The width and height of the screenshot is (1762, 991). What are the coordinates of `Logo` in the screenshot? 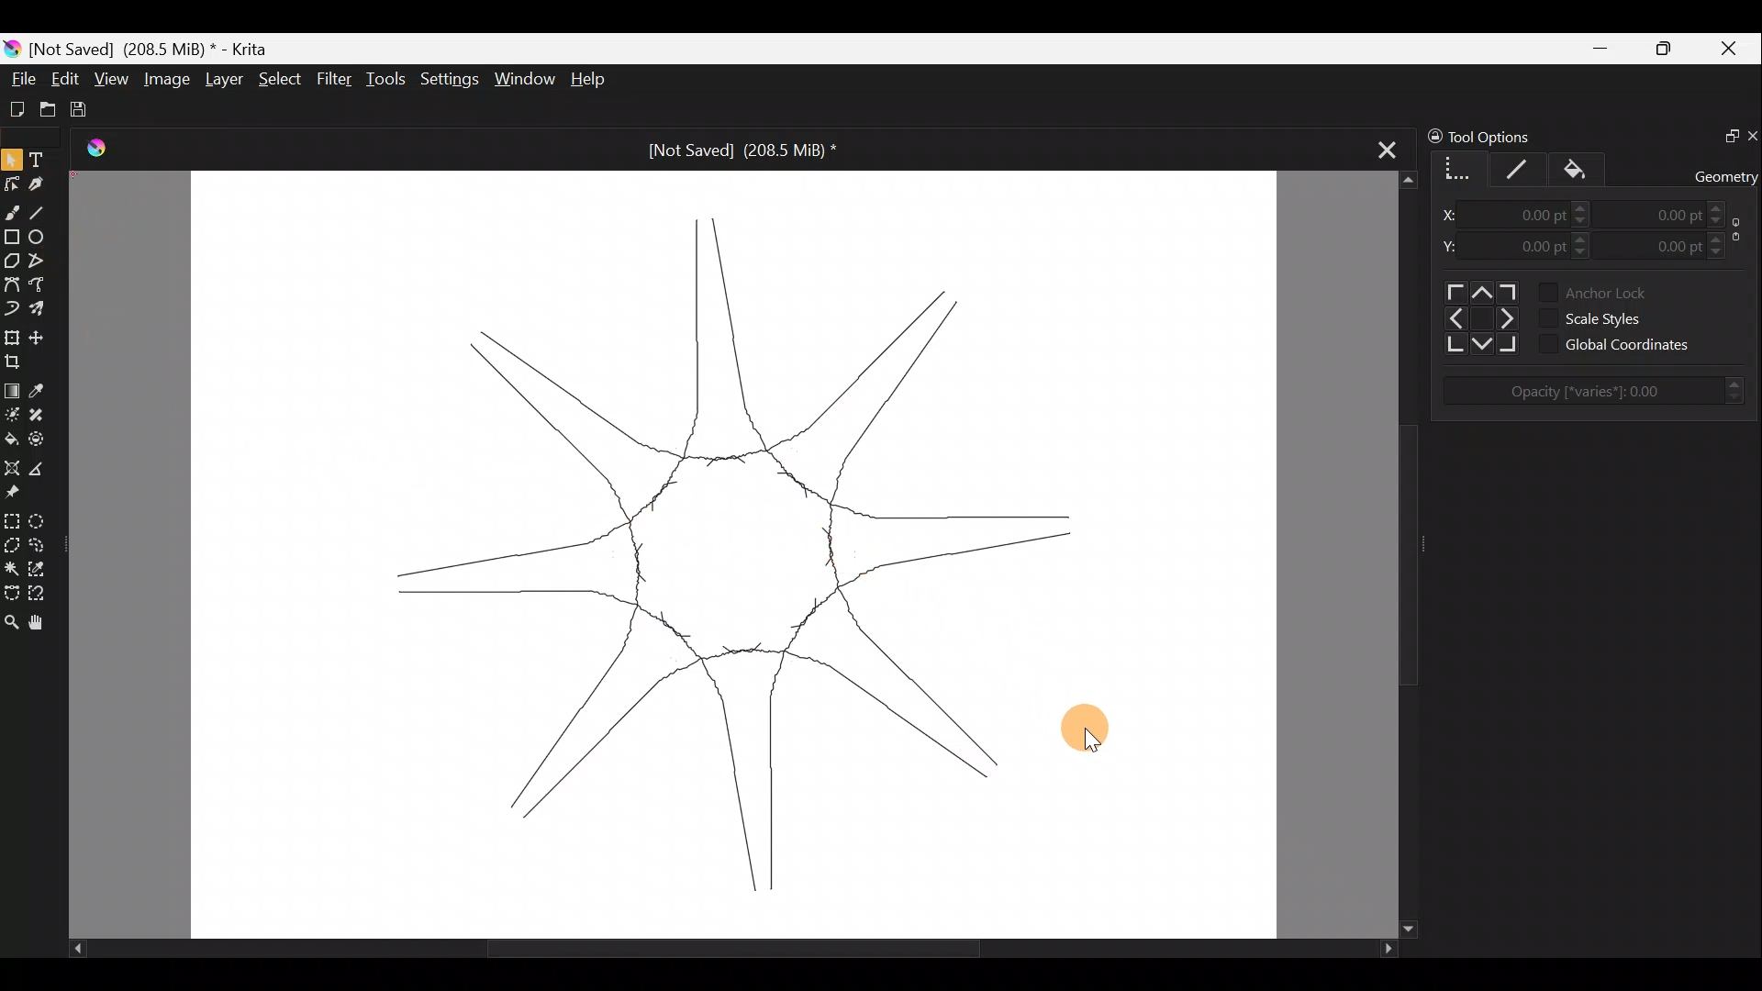 It's located at (104, 150).